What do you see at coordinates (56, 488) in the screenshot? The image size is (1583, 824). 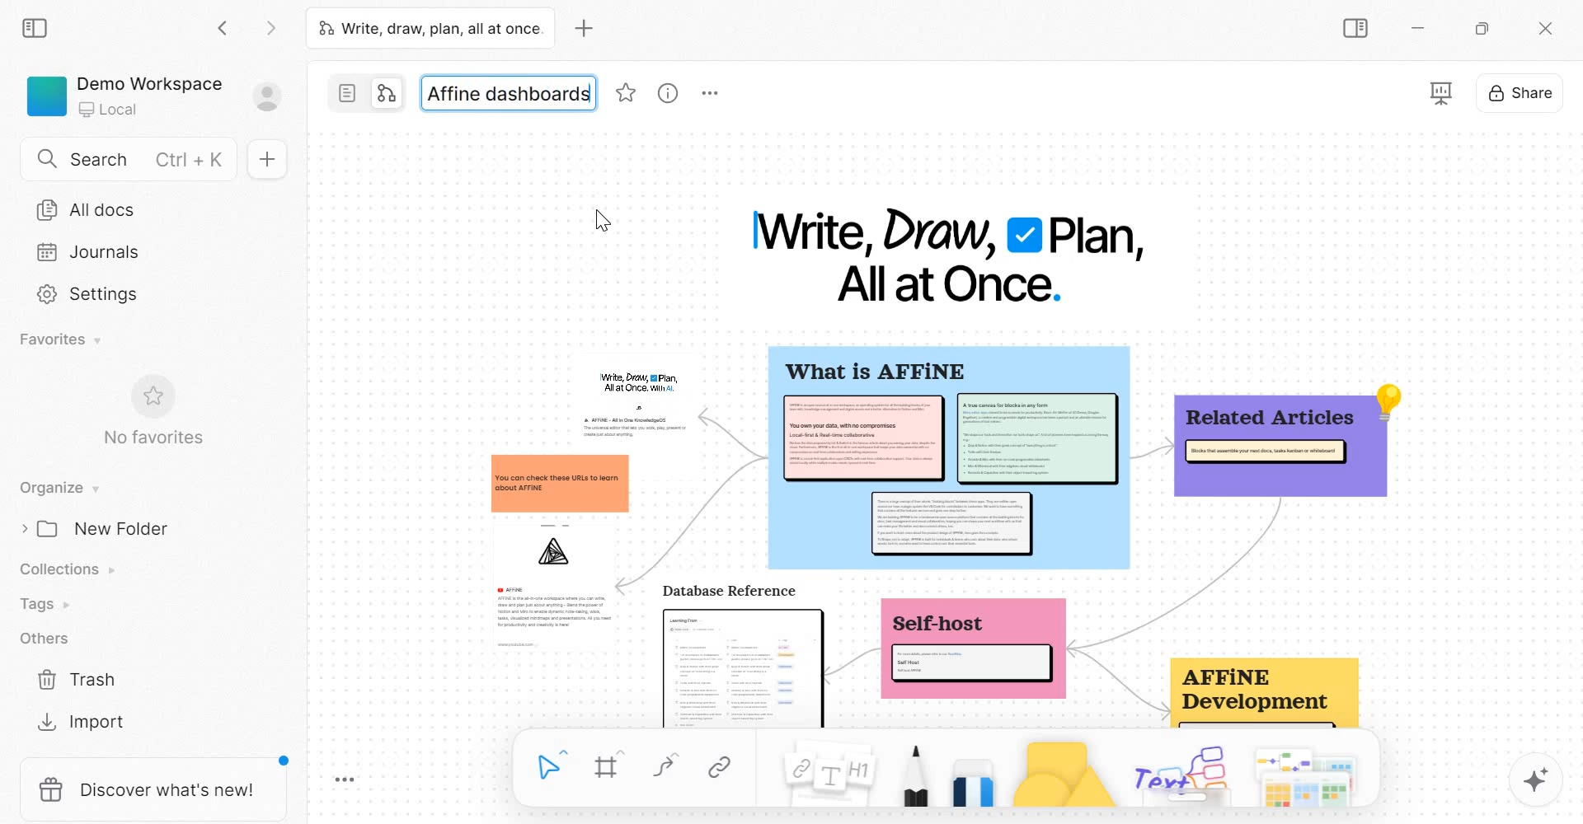 I see `Organise` at bounding box center [56, 488].